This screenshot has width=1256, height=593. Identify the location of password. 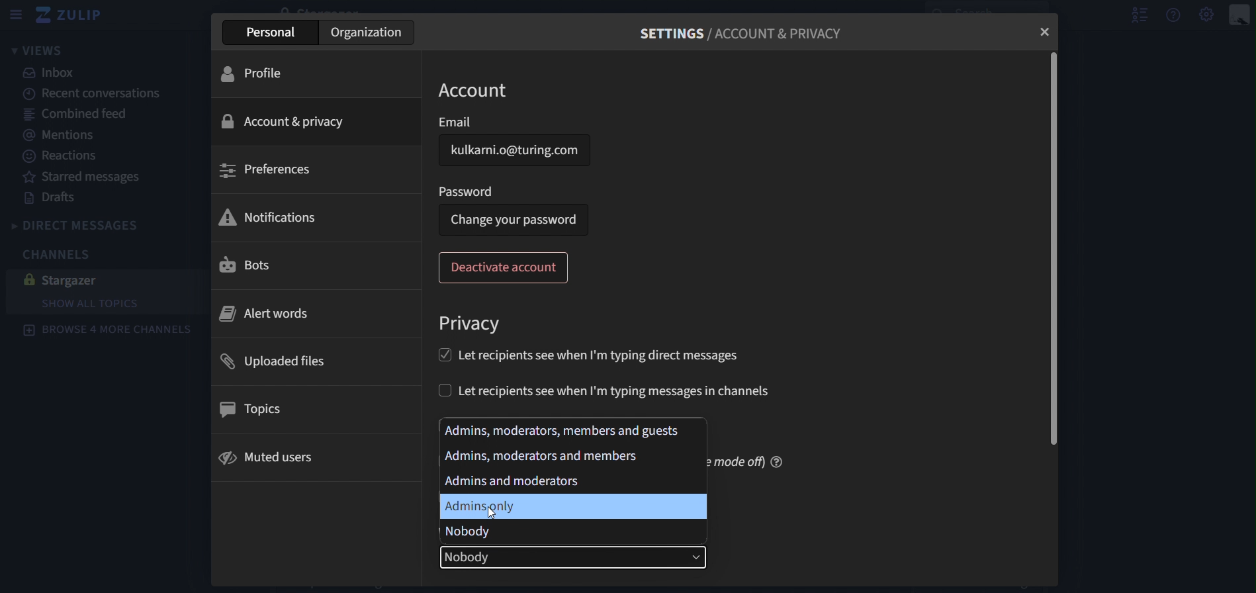
(468, 191).